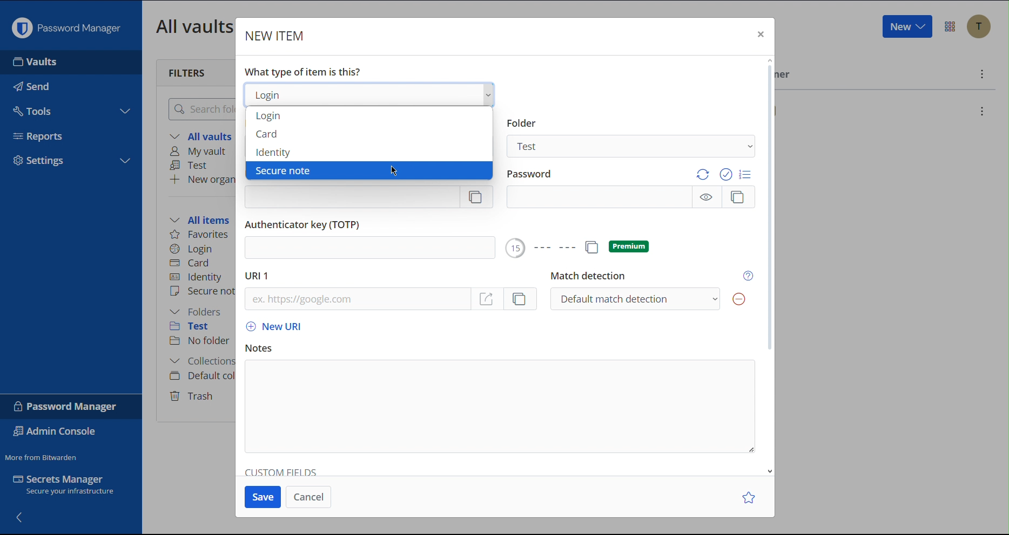  What do you see at coordinates (759, 36) in the screenshot?
I see `Close` at bounding box center [759, 36].